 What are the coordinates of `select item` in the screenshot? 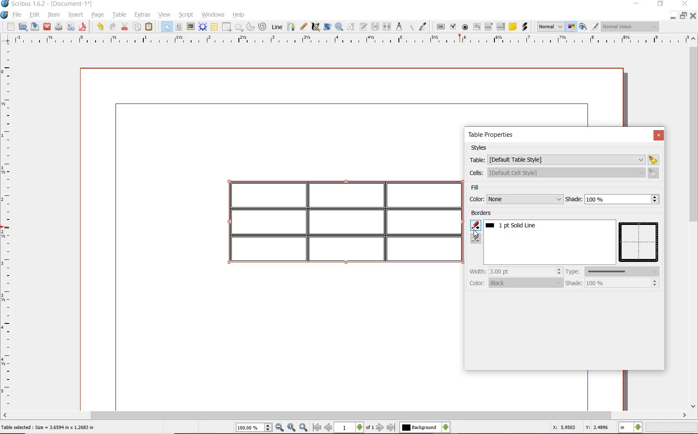 It's located at (166, 27).